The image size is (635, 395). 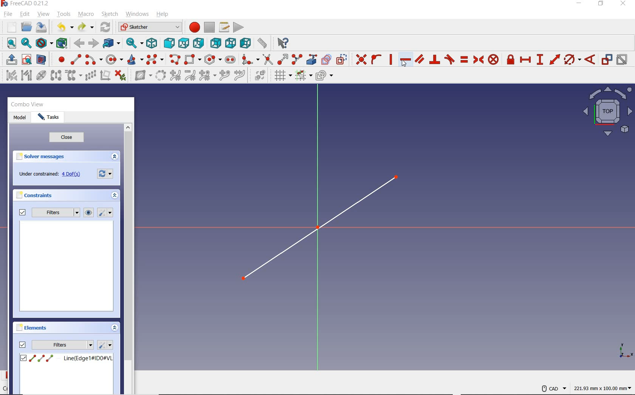 What do you see at coordinates (283, 44) in the screenshot?
I see `WHAT'S THIS?` at bounding box center [283, 44].